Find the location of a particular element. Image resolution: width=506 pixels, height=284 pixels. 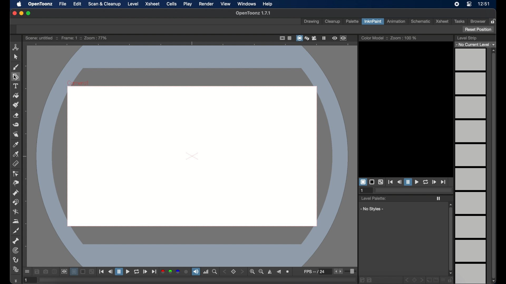

level is located at coordinates (133, 4).